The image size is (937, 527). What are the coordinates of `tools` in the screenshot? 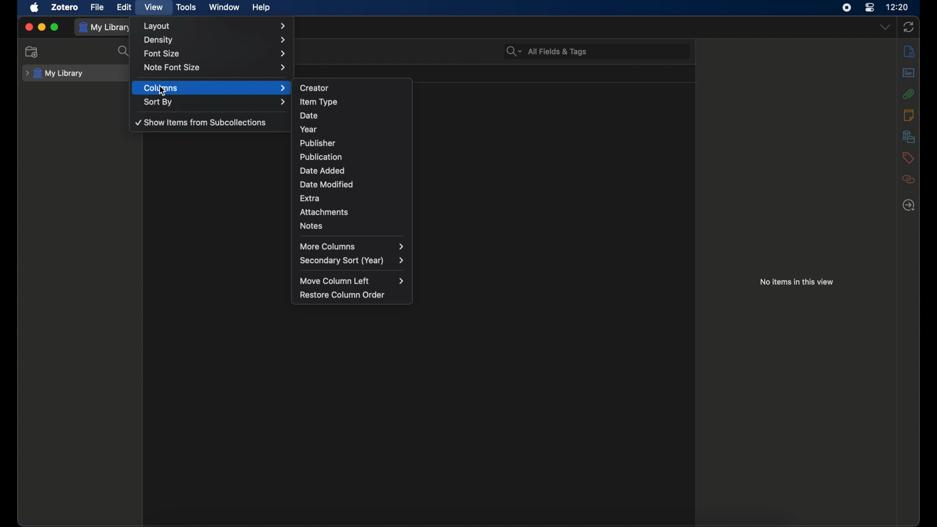 It's located at (185, 7).